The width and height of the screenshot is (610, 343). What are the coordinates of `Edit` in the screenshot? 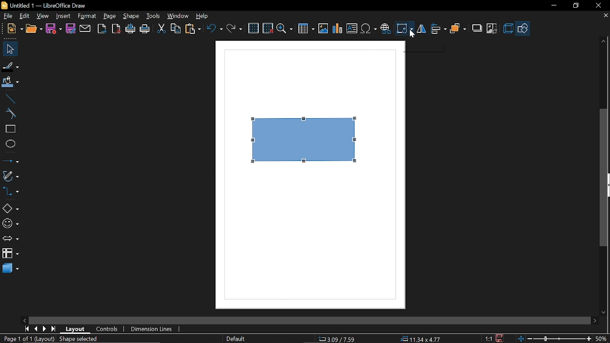 It's located at (25, 15).